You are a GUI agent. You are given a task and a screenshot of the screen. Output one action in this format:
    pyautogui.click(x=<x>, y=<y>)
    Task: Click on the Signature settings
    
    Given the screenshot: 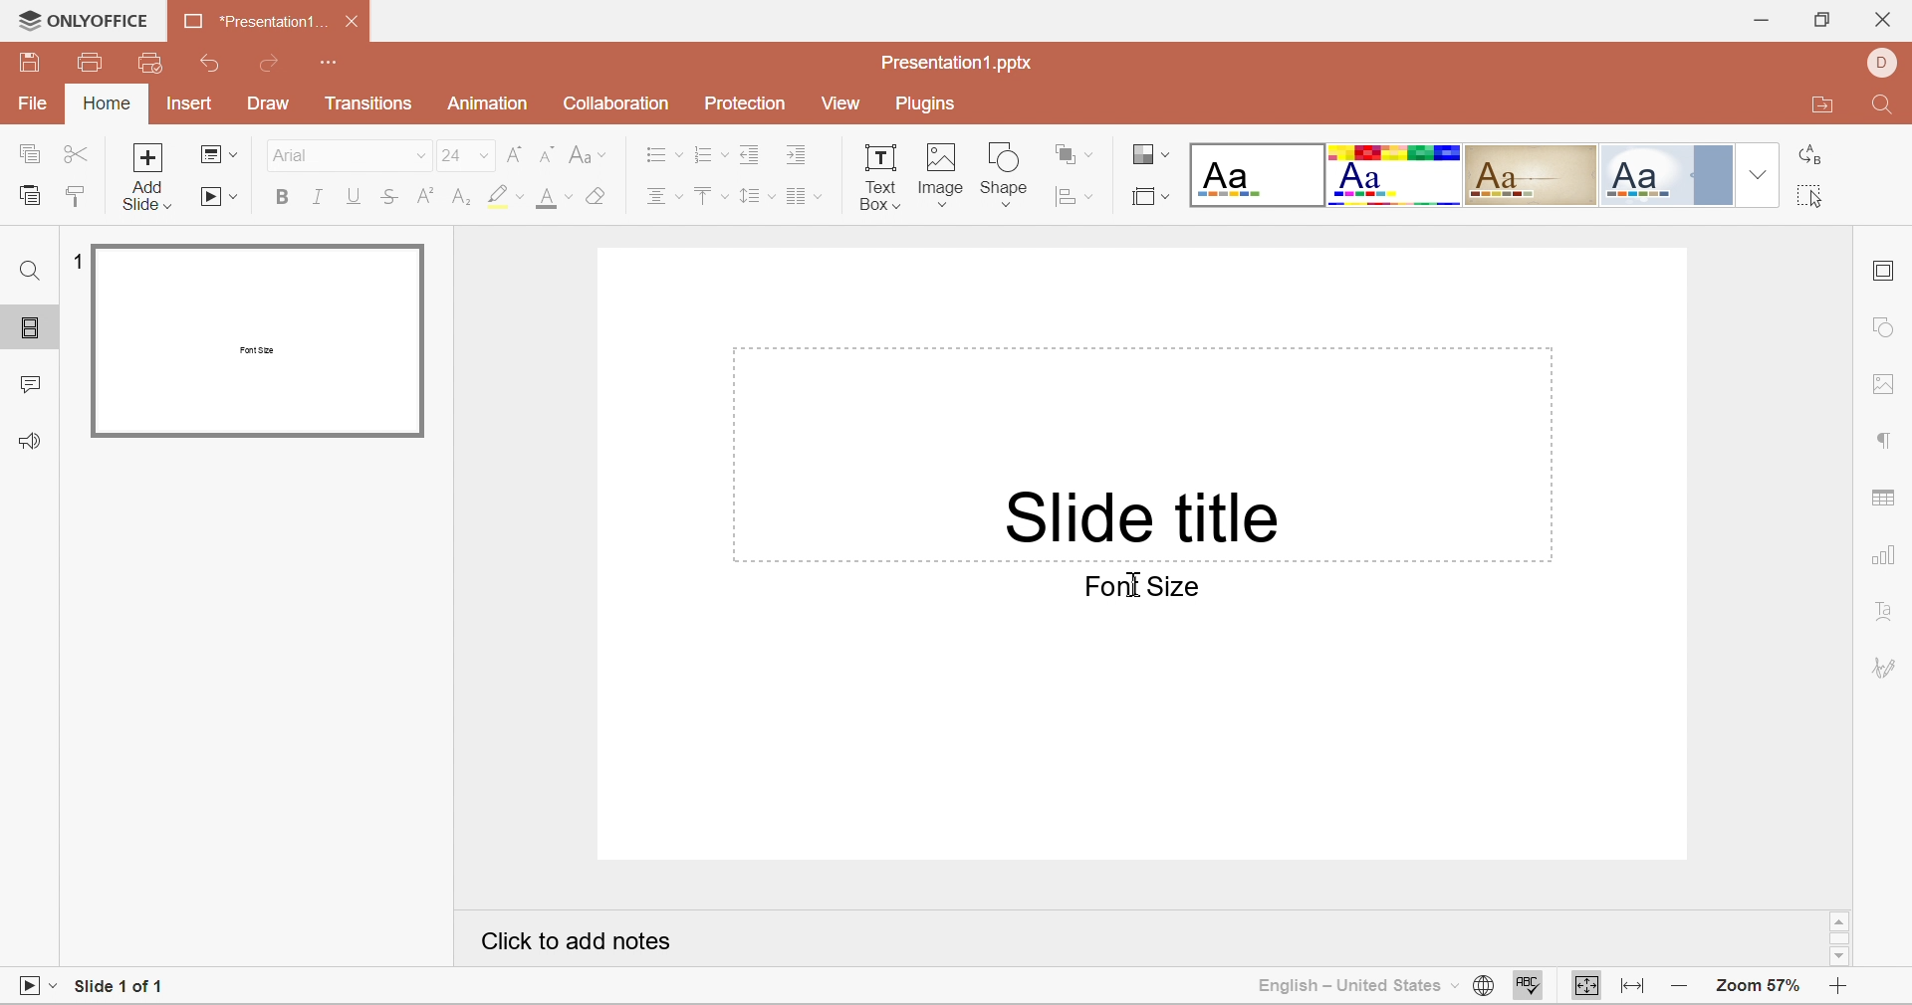 What is the action you would take?
    pyautogui.click(x=1883, y=670)
    